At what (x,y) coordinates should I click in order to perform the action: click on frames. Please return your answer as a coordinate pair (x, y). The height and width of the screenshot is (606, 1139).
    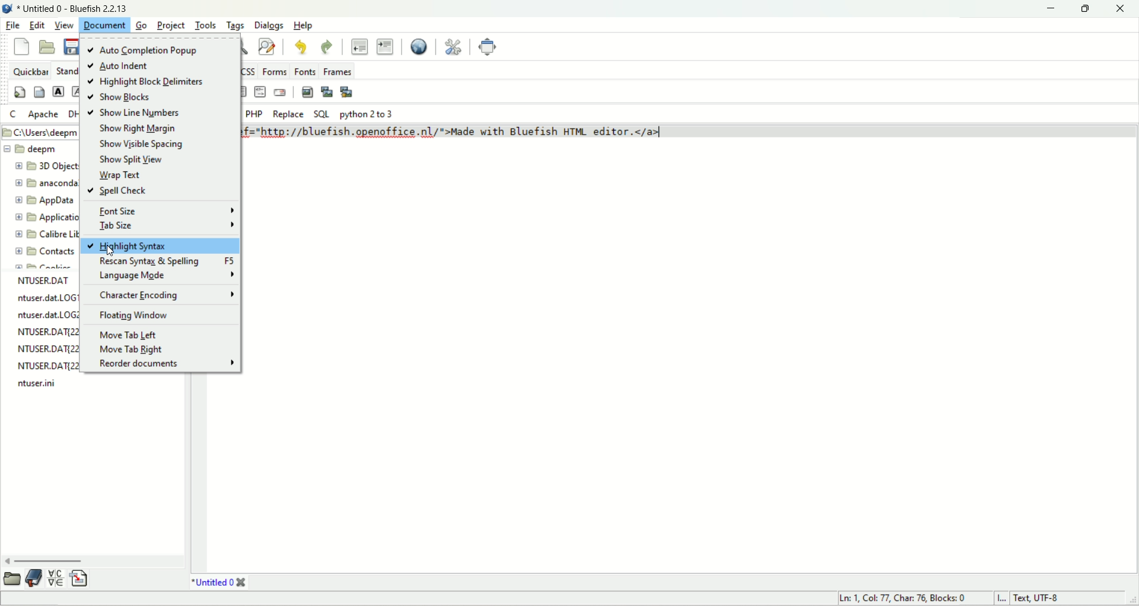
    Looking at the image, I should click on (337, 71).